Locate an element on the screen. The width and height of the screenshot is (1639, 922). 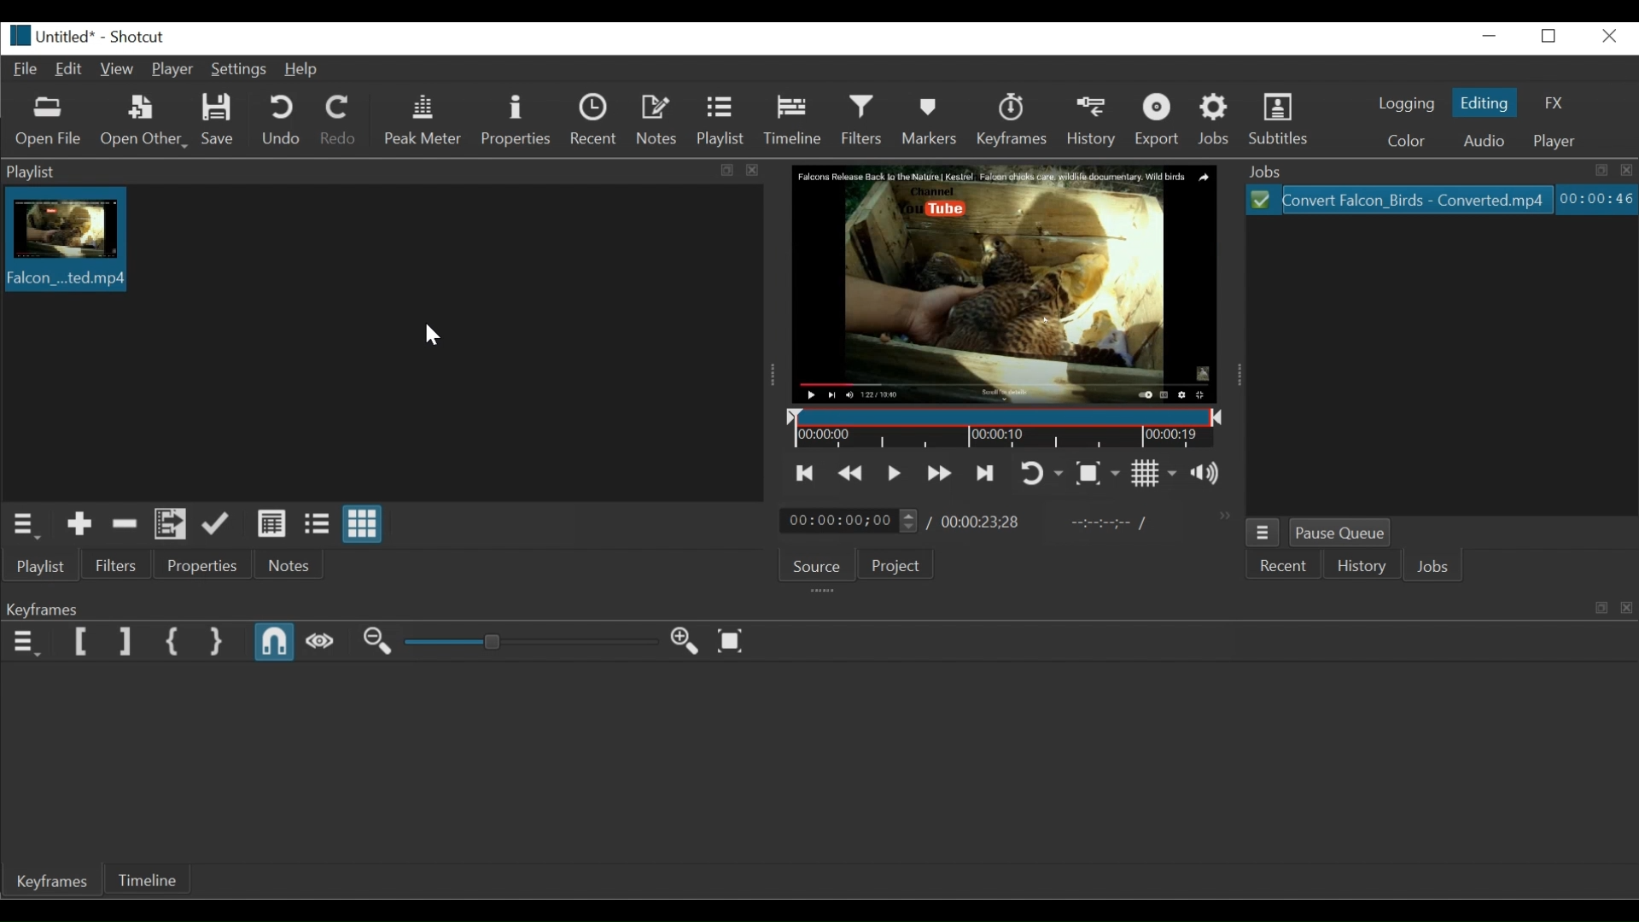
logging is located at coordinates (1408, 105).